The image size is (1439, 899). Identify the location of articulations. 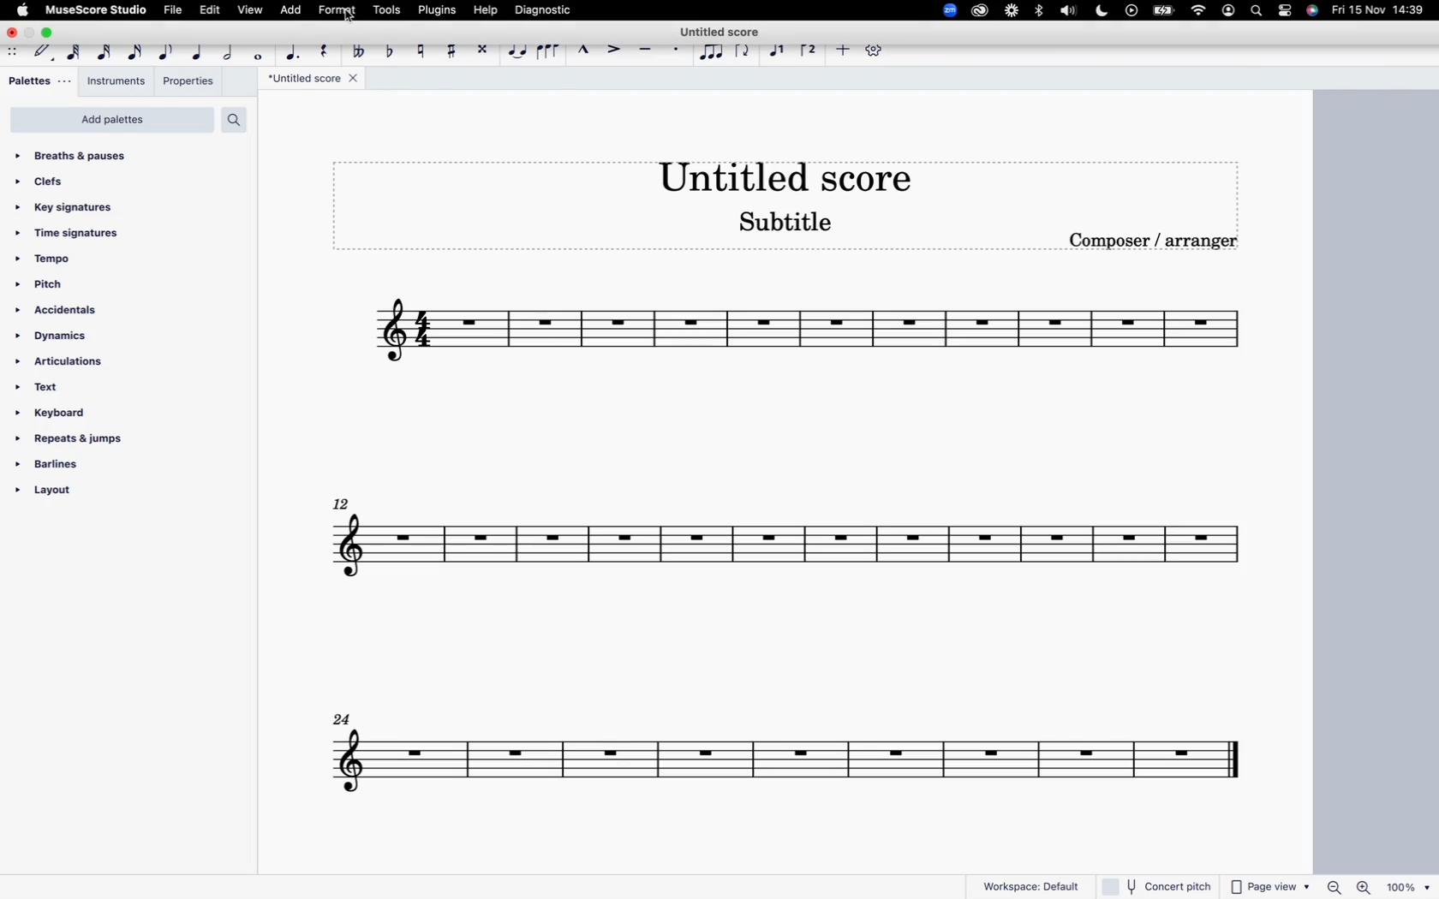
(65, 363).